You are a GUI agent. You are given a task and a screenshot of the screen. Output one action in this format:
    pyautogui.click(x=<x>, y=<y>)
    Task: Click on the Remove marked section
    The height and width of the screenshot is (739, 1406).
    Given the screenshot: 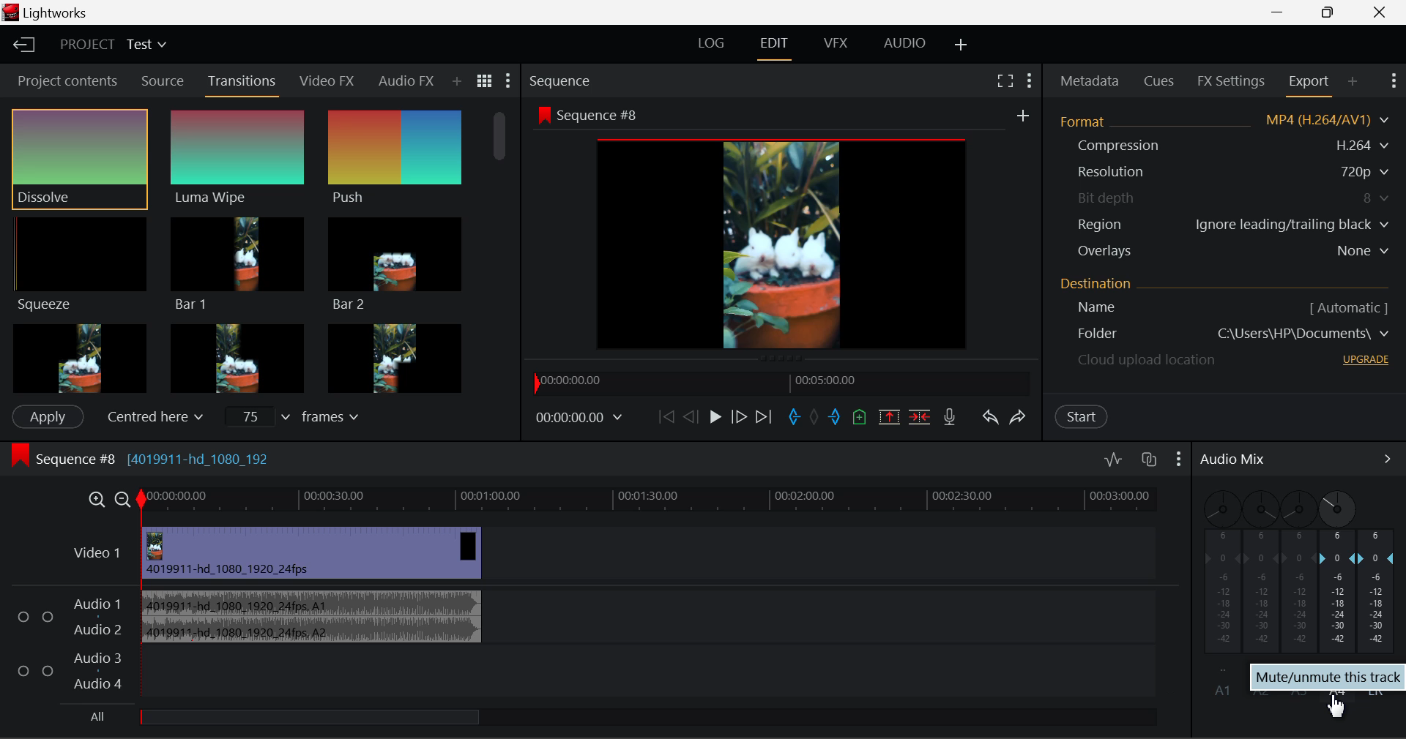 What is the action you would take?
    pyautogui.click(x=888, y=416)
    